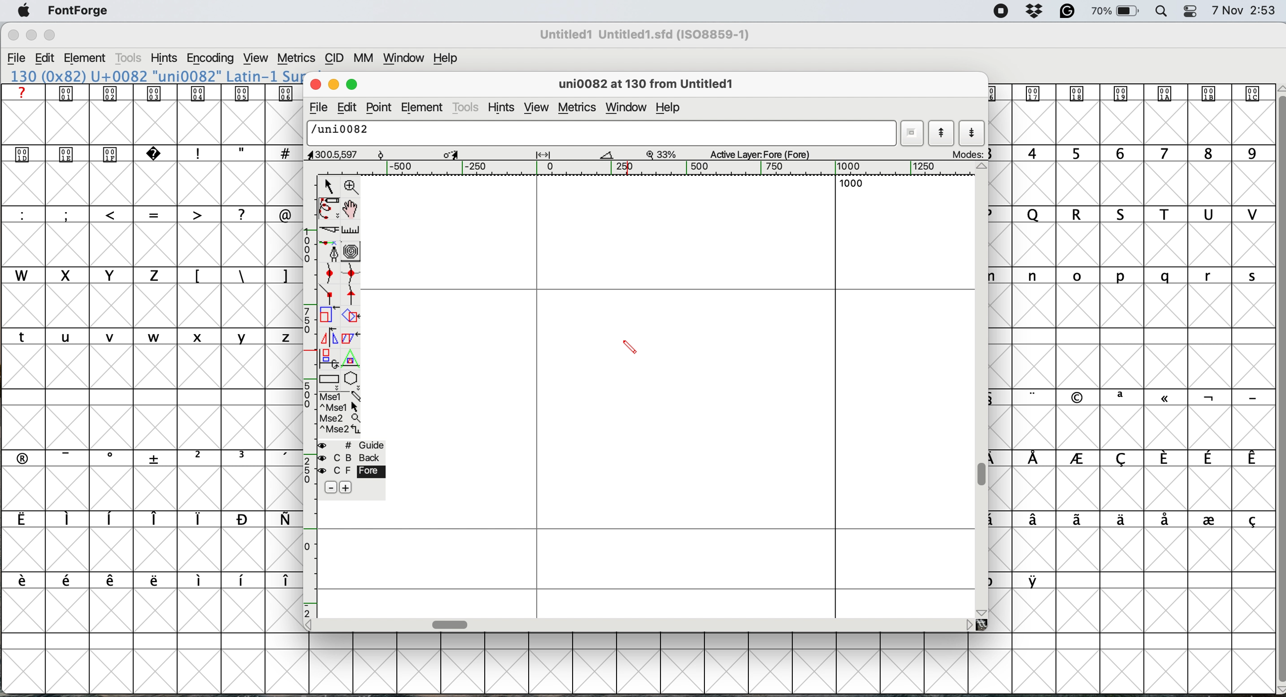 This screenshot has height=697, width=1286. Describe the element at coordinates (672, 108) in the screenshot. I see `help` at that location.